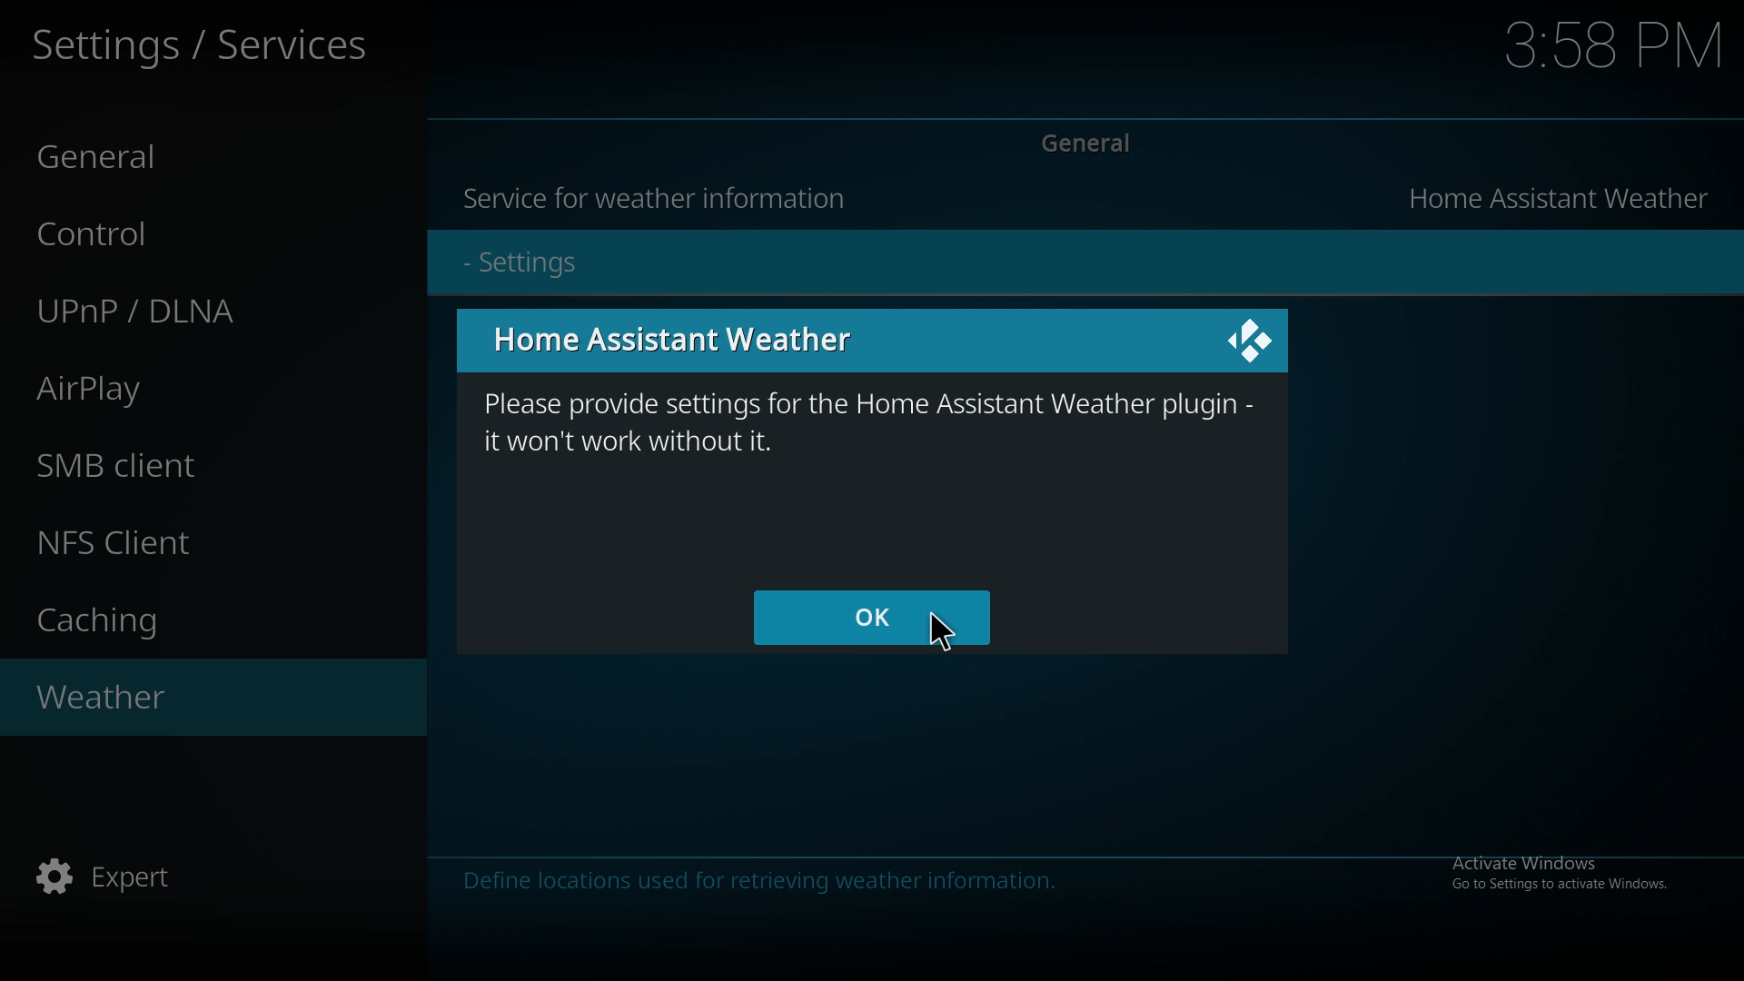 The height and width of the screenshot is (981, 1744). What do you see at coordinates (114, 877) in the screenshot?
I see `Expert` at bounding box center [114, 877].